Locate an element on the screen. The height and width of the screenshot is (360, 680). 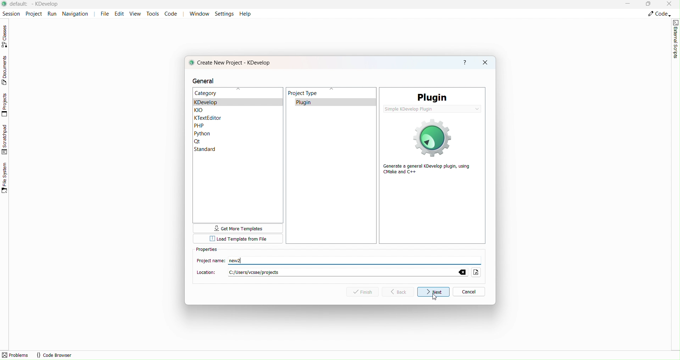
External script is located at coordinates (676, 39).